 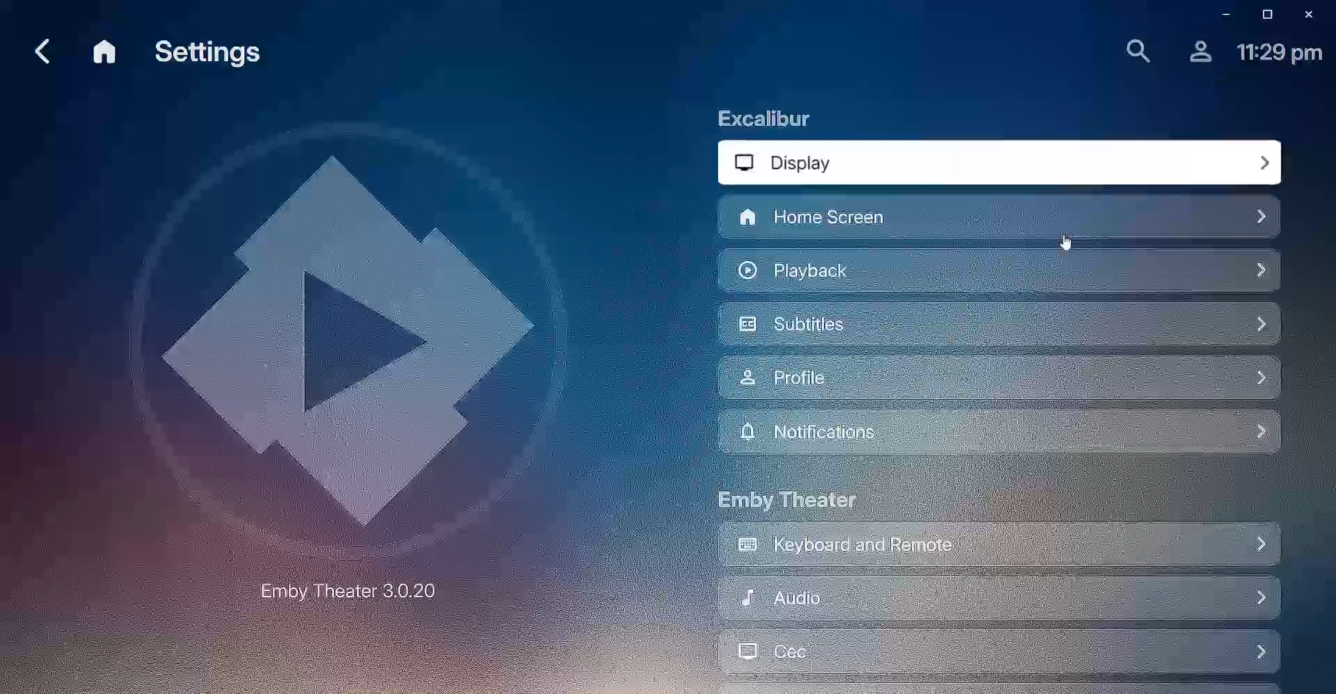 What do you see at coordinates (1219, 13) in the screenshot?
I see `Minimize` at bounding box center [1219, 13].